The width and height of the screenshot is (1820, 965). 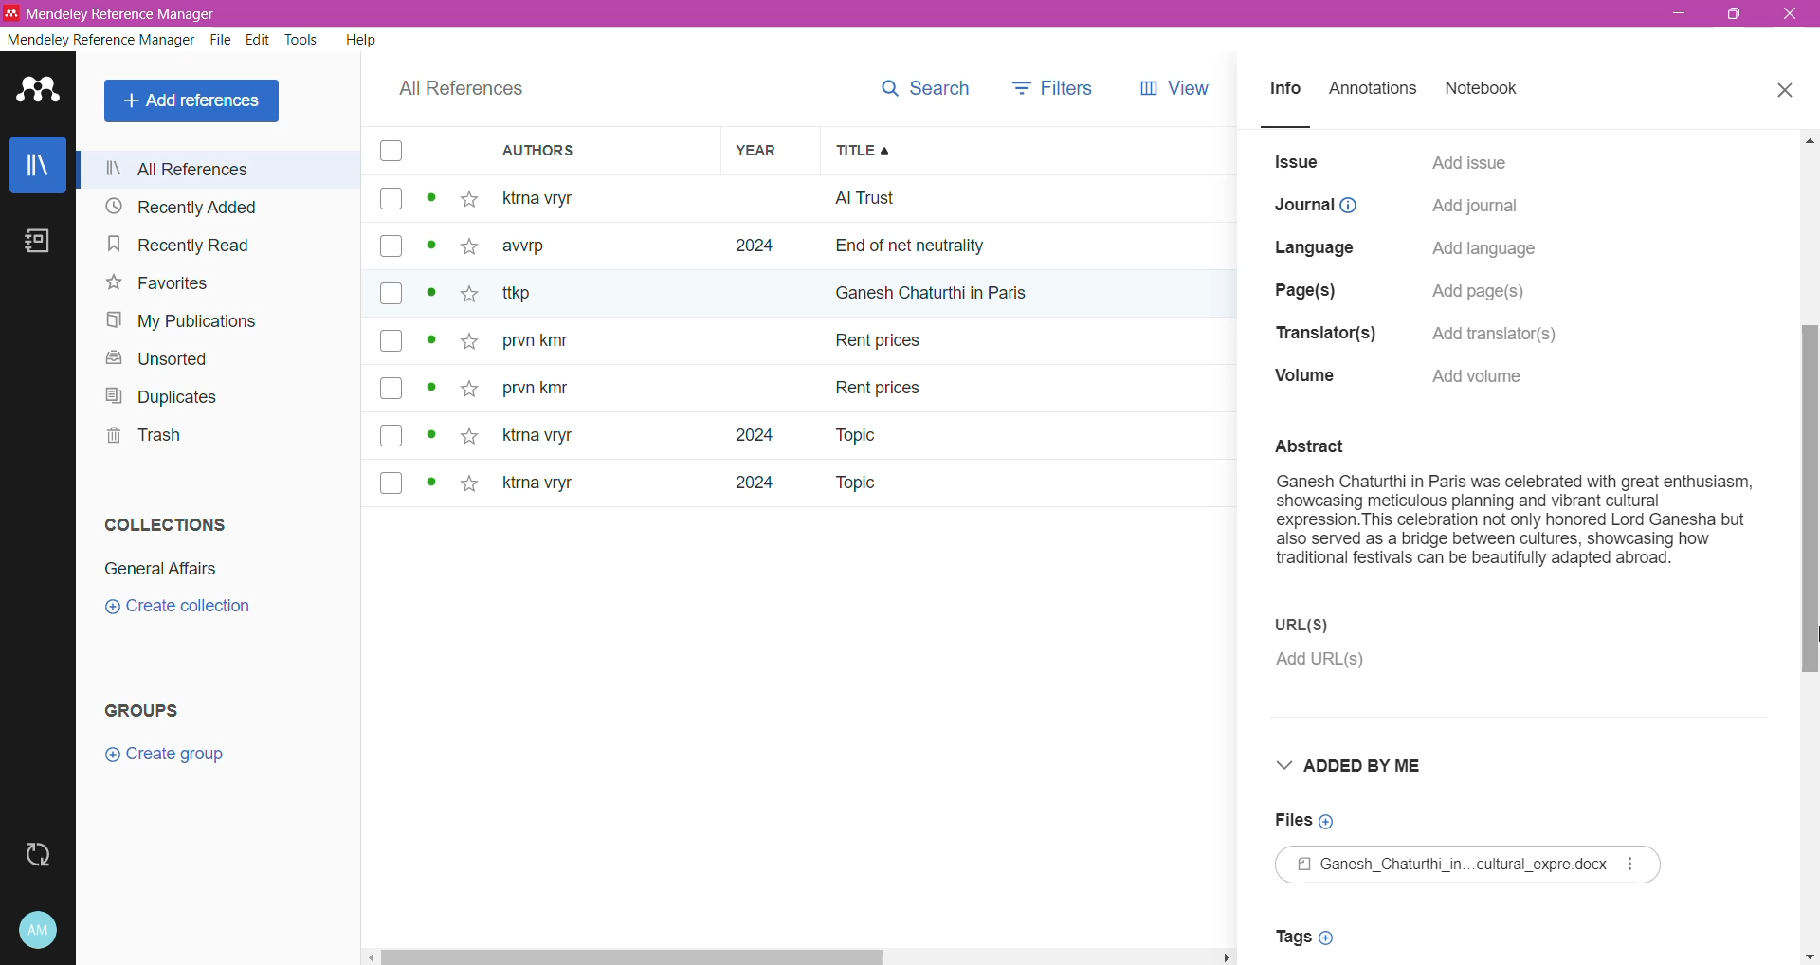 I want to click on Abstract of the selected reference, so click(x=1515, y=514).